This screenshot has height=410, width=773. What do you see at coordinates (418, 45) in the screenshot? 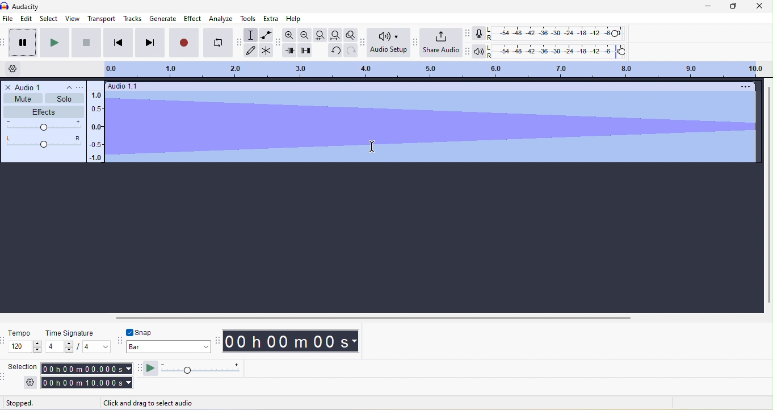
I see `audacity share audio toolbar` at bounding box center [418, 45].